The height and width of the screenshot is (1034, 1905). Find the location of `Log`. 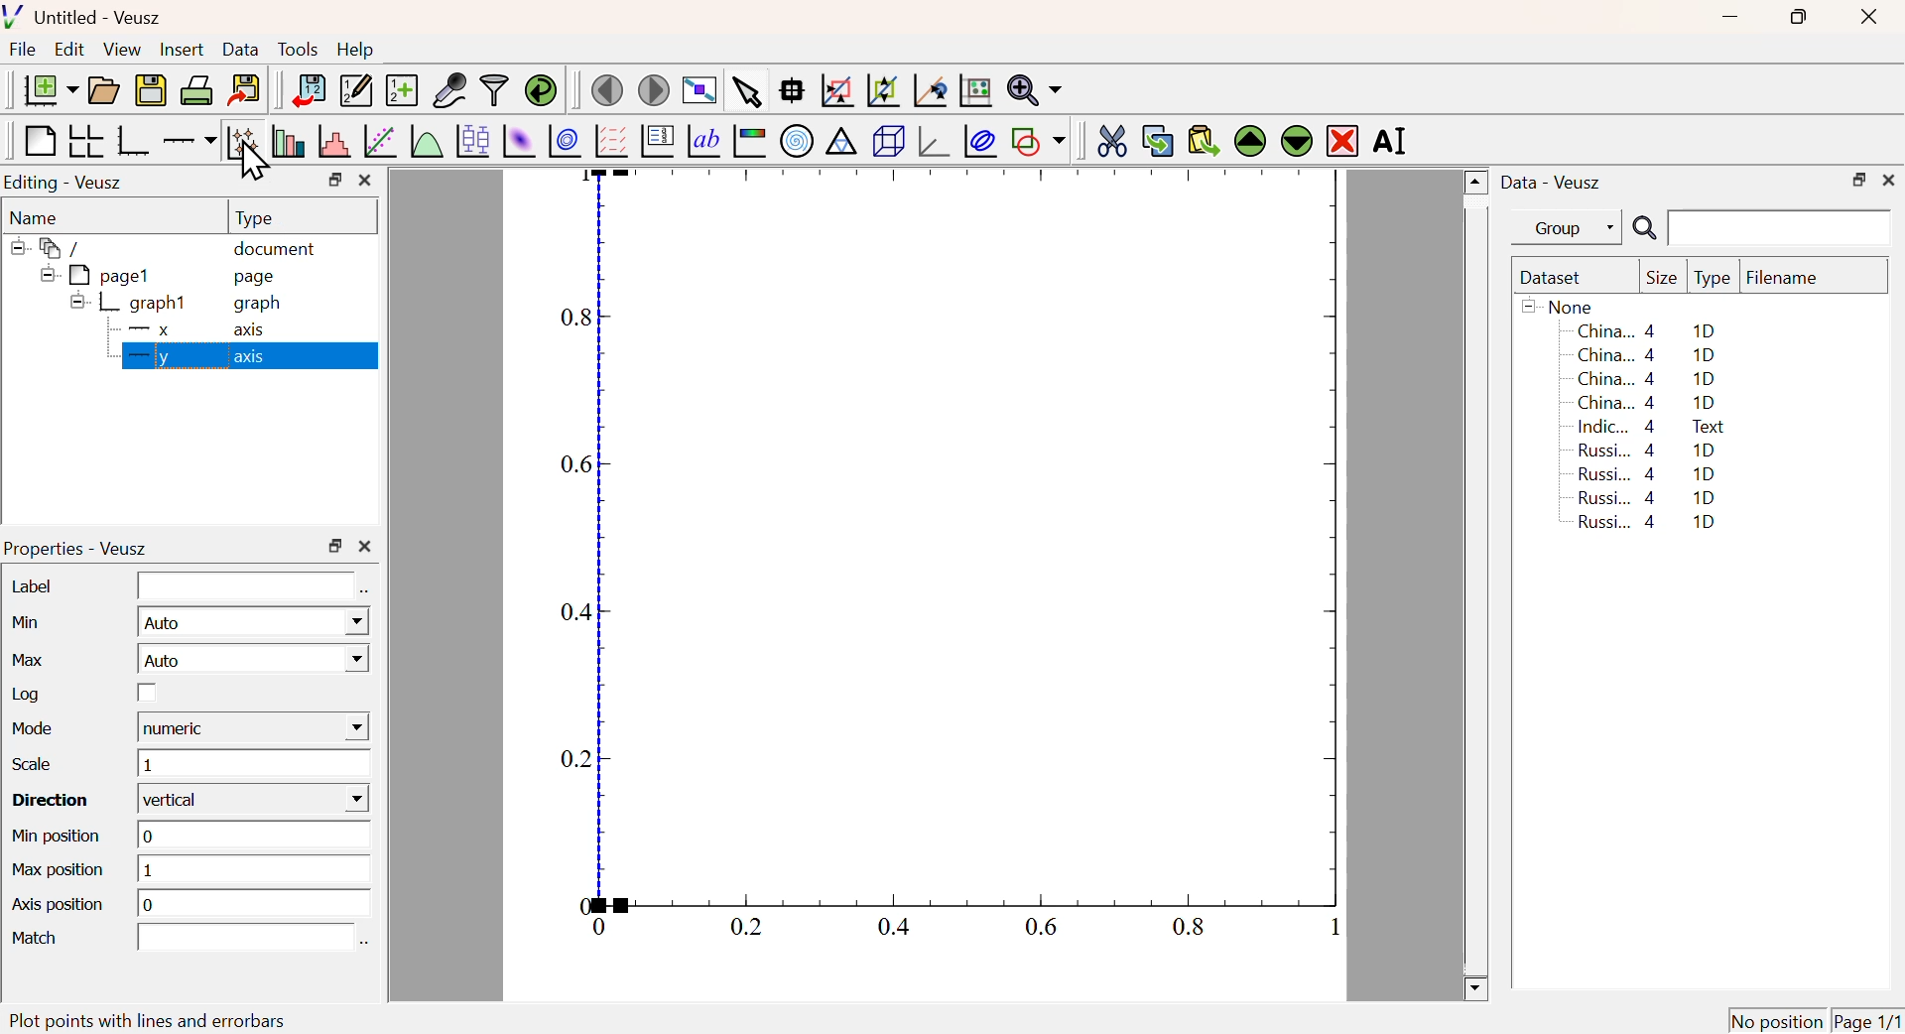

Log is located at coordinates (30, 694).